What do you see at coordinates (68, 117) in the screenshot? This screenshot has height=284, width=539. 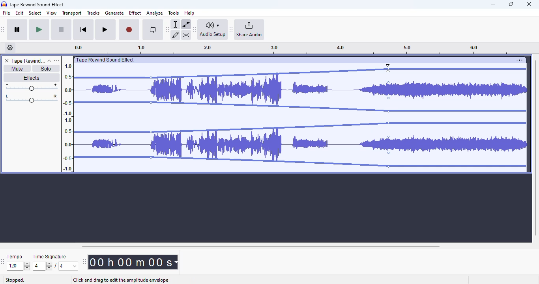 I see `Scale to measure sound intensity` at bounding box center [68, 117].